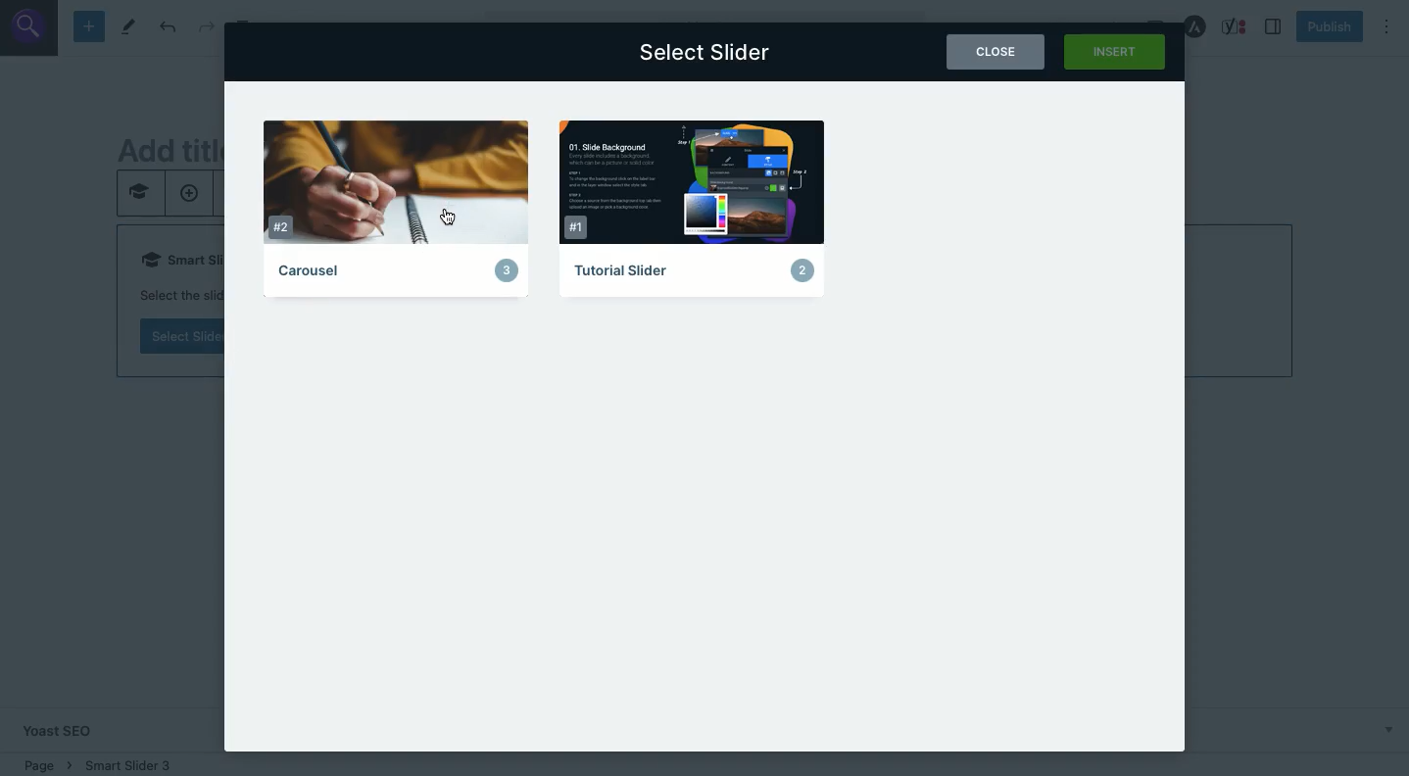 This screenshot has width=1409, height=776. What do you see at coordinates (695, 208) in the screenshot?
I see `Tutorial slider` at bounding box center [695, 208].